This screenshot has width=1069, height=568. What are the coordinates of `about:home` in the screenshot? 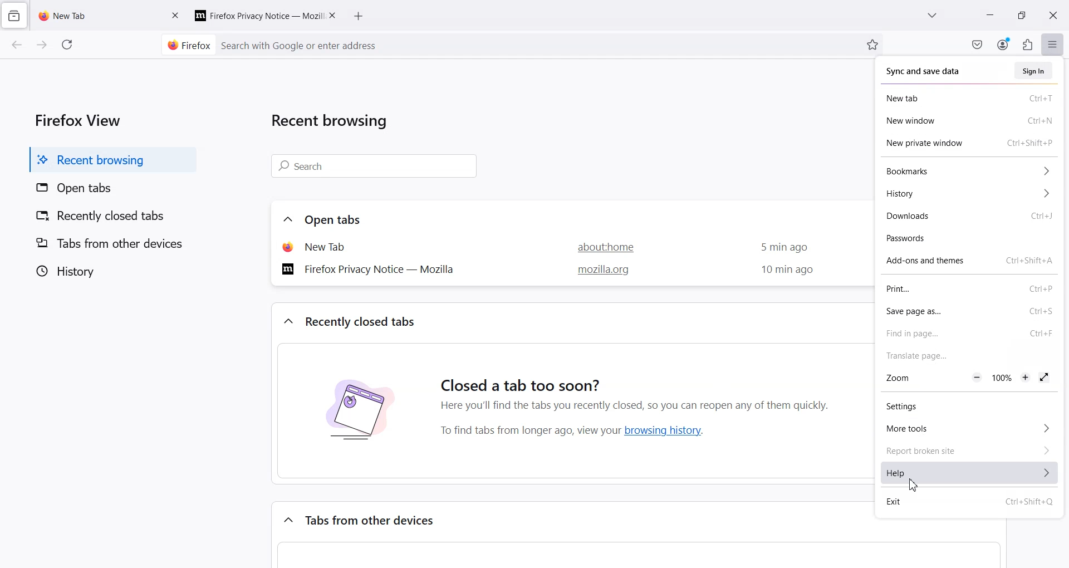 It's located at (600, 246).